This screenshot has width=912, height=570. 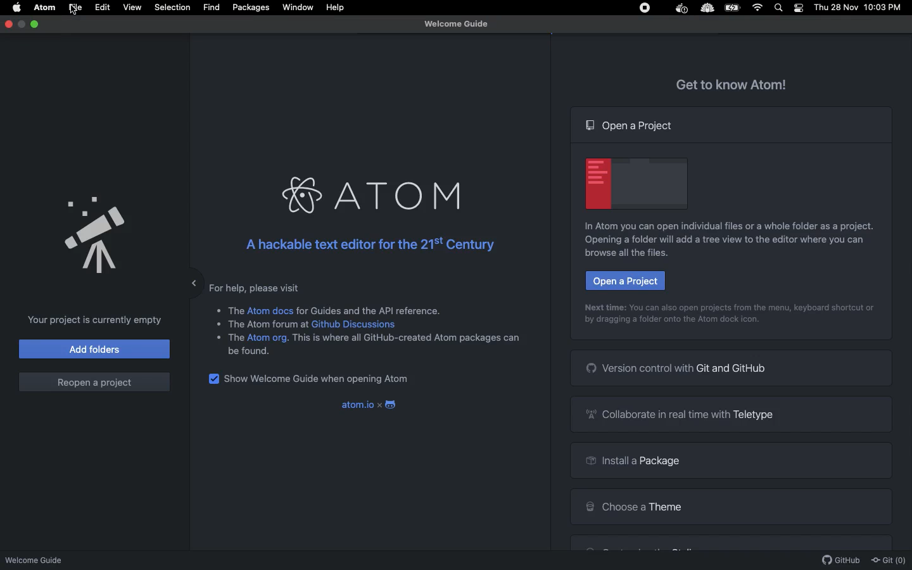 What do you see at coordinates (236, 308) in the screenshot?
I see `` at bounding box center [236, 308].